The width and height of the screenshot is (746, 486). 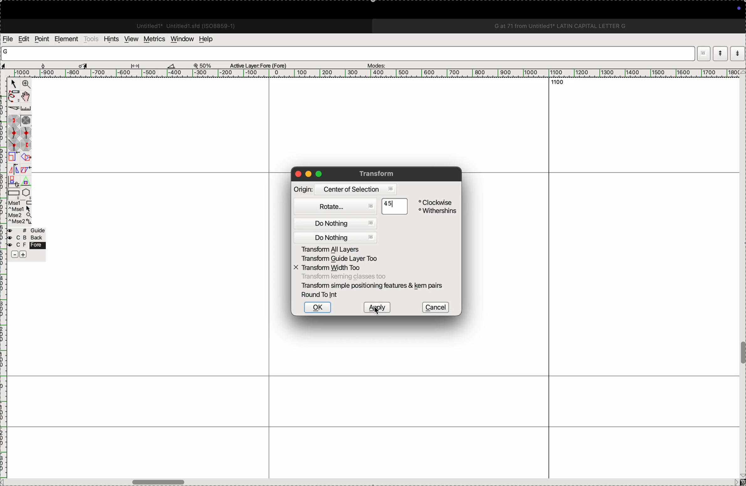 I want to click on ruler, so click(x=4, y=374).